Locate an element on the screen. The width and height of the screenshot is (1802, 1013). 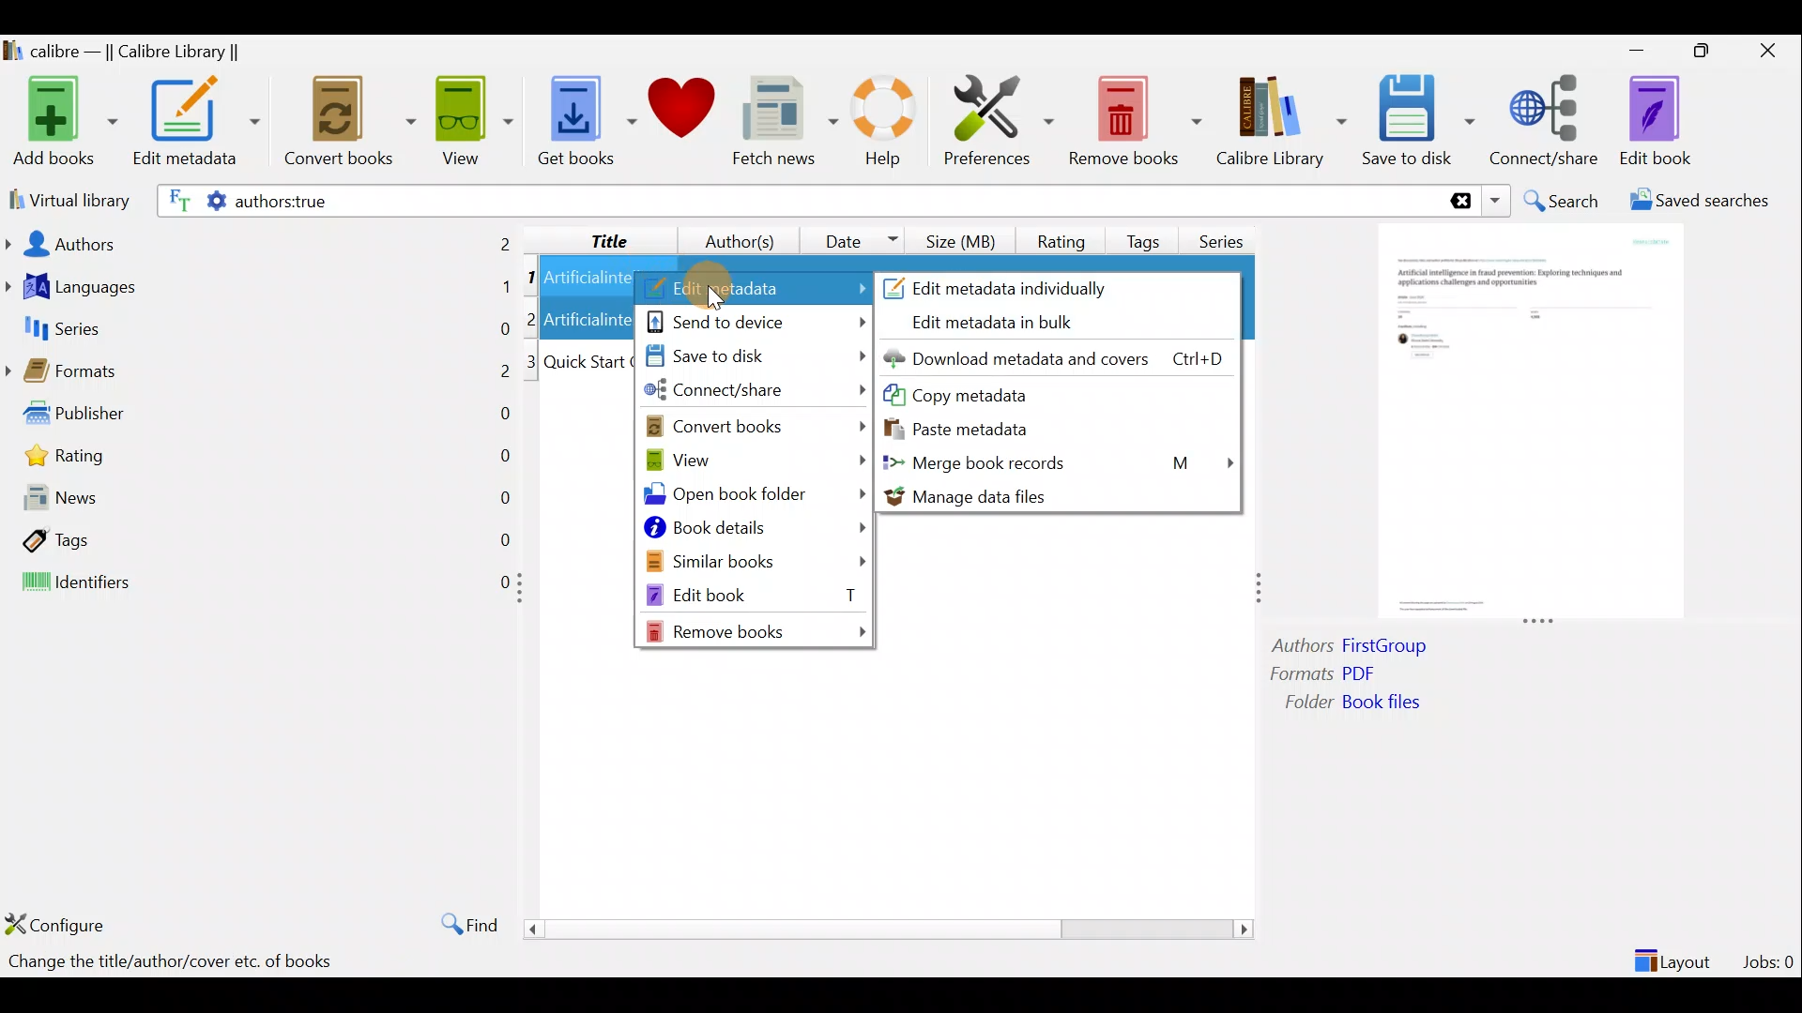
Edit metadata individually is located at coordinates (1020, 285).